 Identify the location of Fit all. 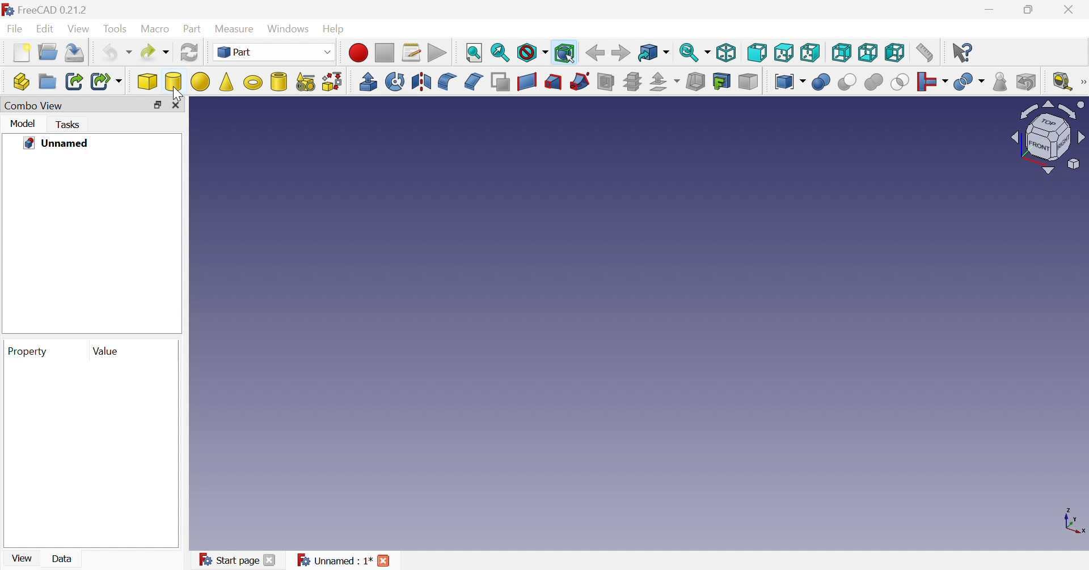
(475, 52).